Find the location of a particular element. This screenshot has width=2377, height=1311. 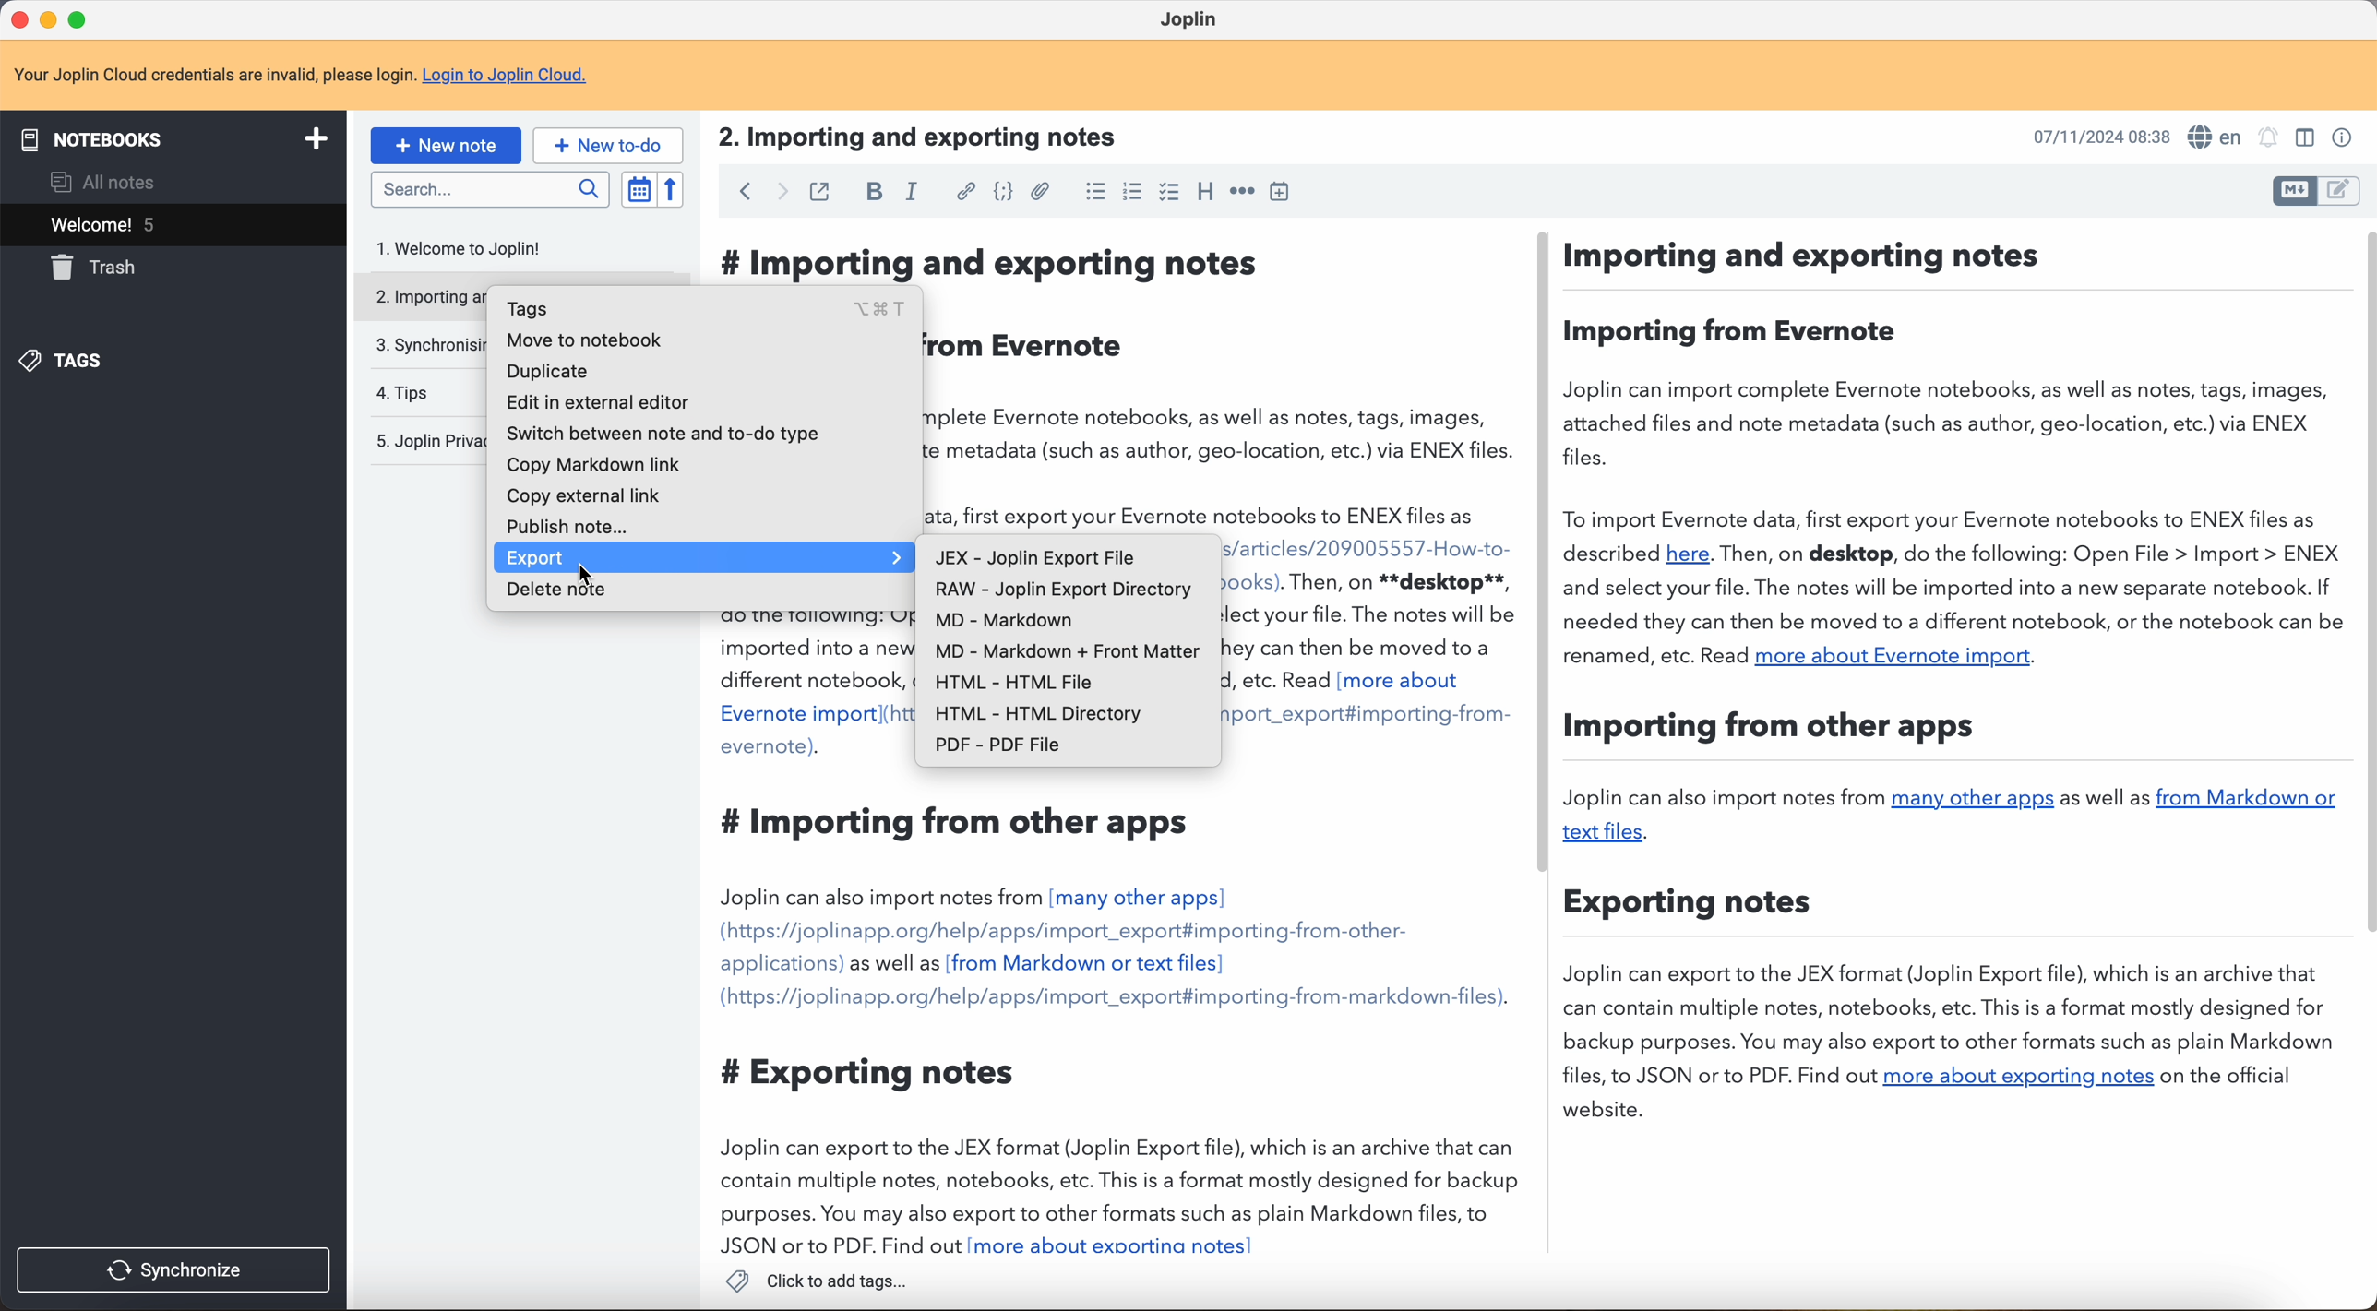

all notes is located at coordinates (98, 182).